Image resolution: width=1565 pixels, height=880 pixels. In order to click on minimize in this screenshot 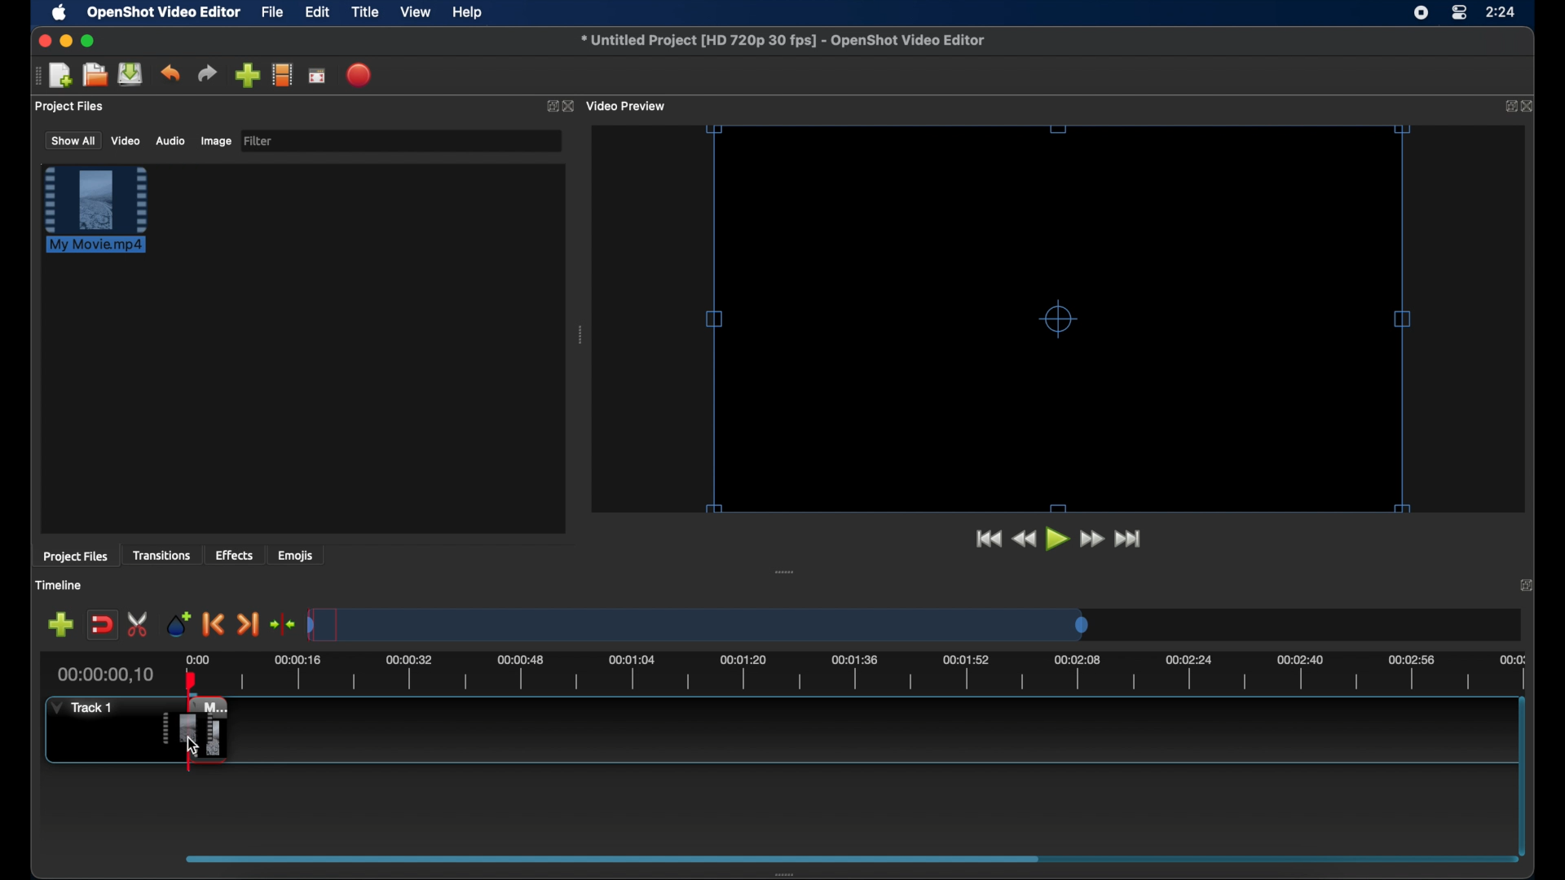, I will do `click(67, 40)`.